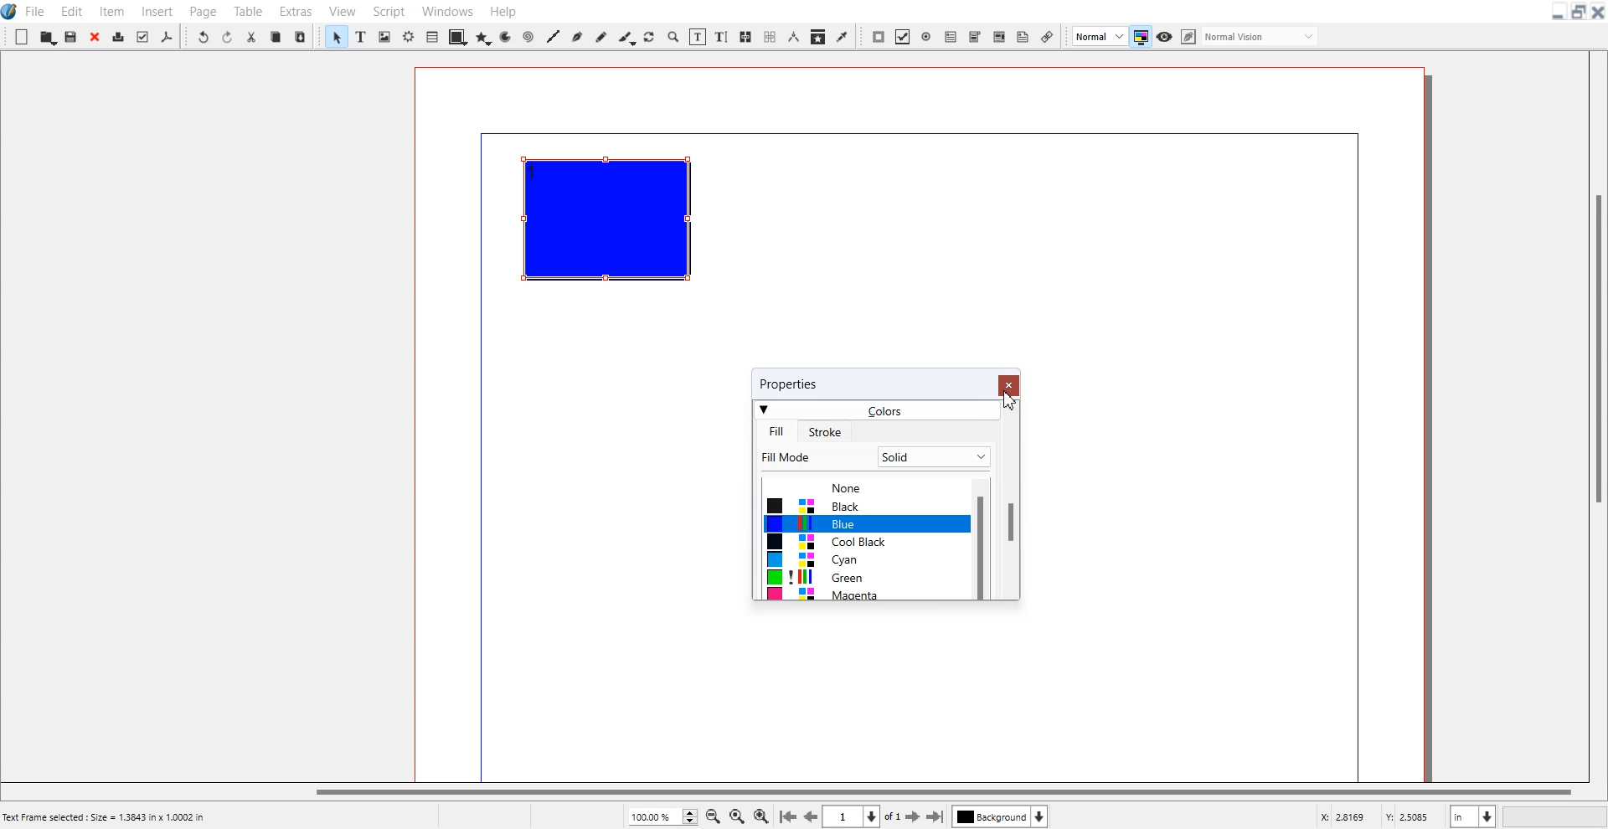 The height and width of the screenshot is (829, 1608). Describe the element at coordinates (1047, 35) in the screenshot. I see `Link Annotation` at that location.